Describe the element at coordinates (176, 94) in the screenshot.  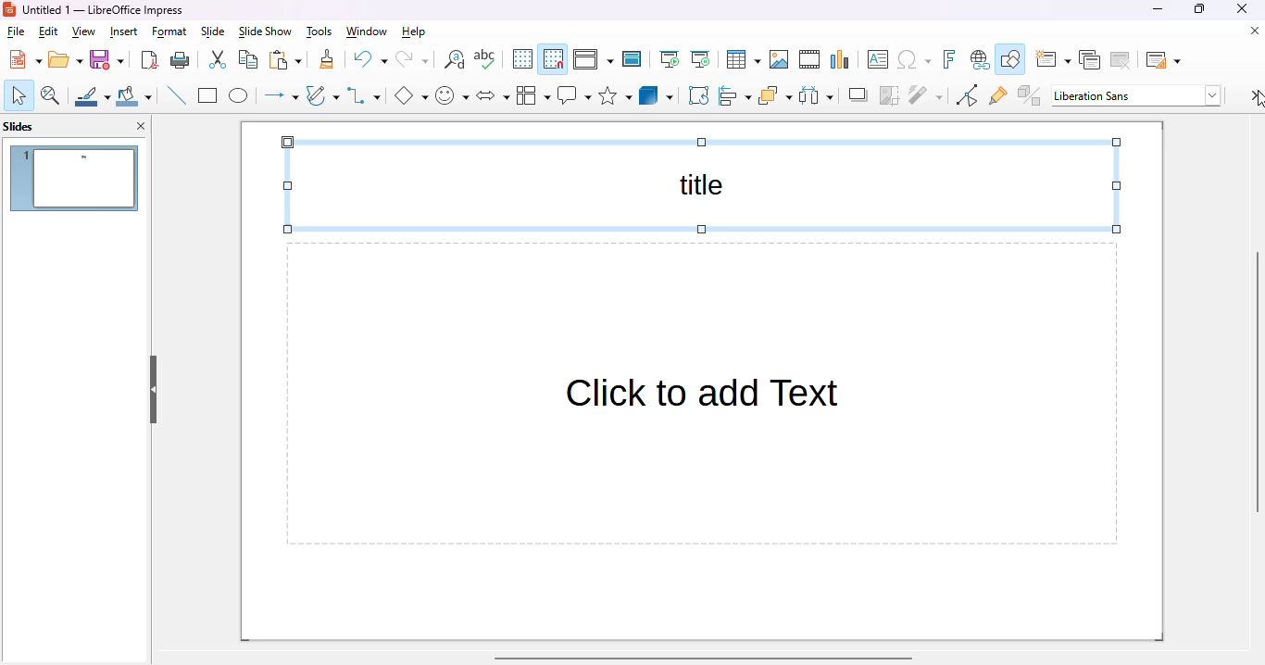
I see `insert line` at that location.